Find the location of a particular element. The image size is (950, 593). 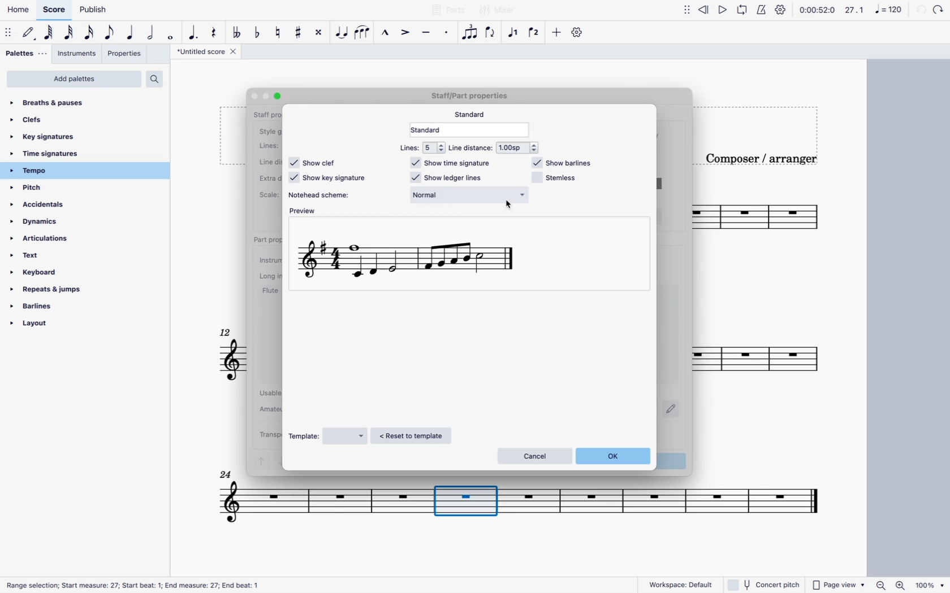

settings is located at coordinates (781, 11).